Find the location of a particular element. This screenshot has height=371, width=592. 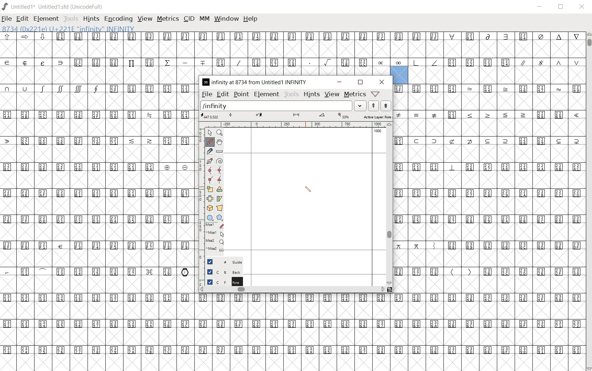

symbols is located at coordinates (53, 88).